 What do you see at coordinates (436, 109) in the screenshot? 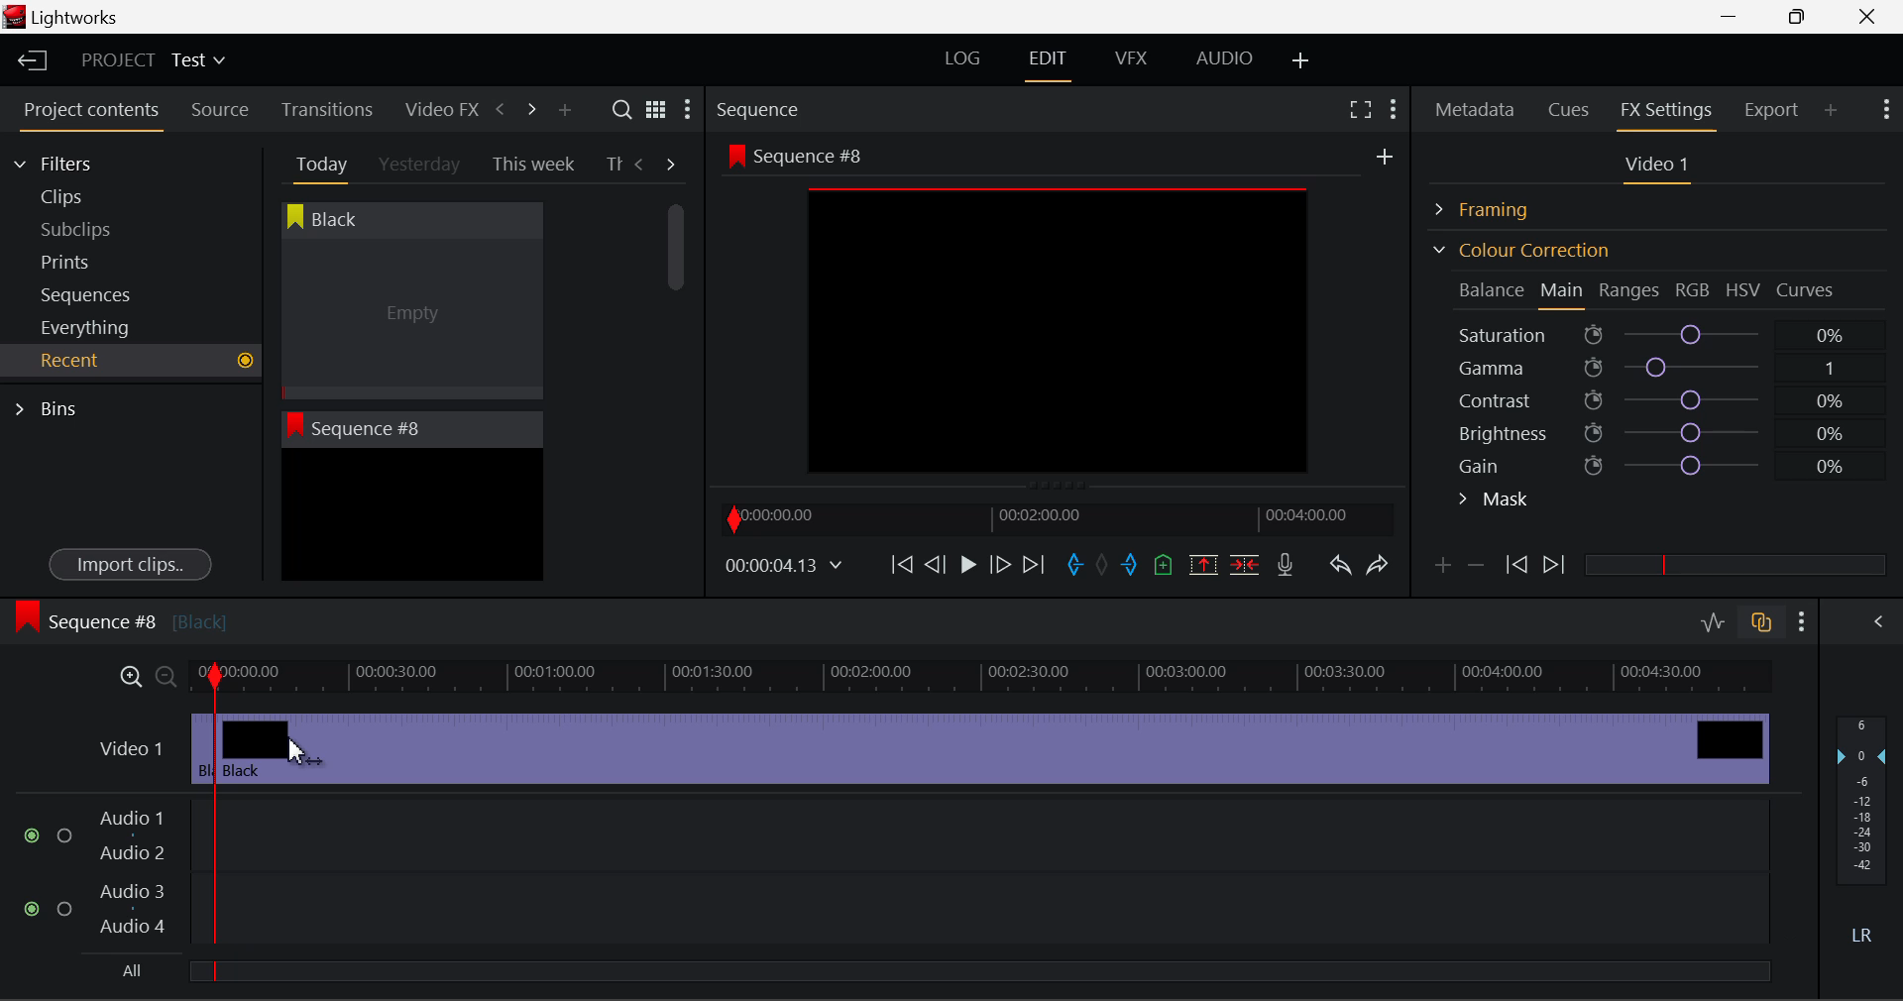
I see `Video FX` at bounding box center [436, 109].